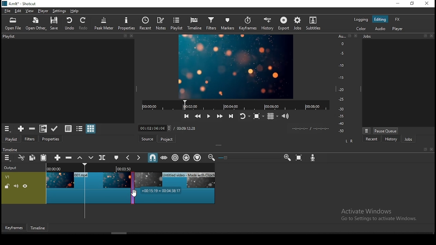 The width and height of the screenshot is (436, 245). Describe the element at coordinates (91, 158) in the screenshot. I see `overwrite` at that location.